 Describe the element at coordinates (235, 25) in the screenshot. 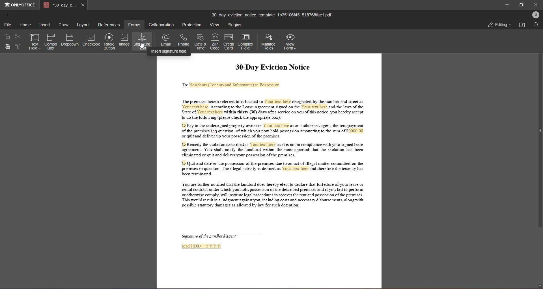

I see `plugins` at that location.